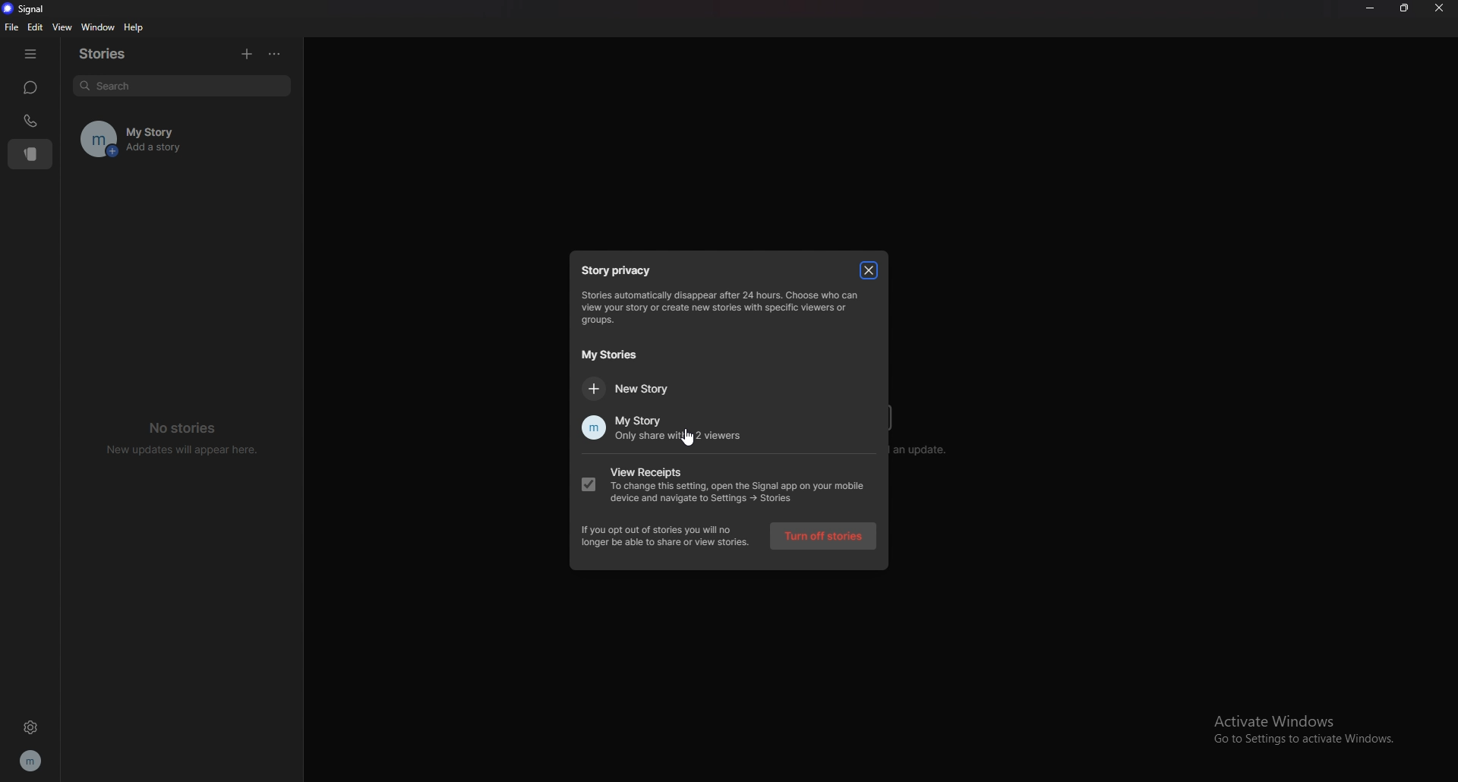 This screenshot has width=1458, height=782. I want to click on add story, so click(247, 54).